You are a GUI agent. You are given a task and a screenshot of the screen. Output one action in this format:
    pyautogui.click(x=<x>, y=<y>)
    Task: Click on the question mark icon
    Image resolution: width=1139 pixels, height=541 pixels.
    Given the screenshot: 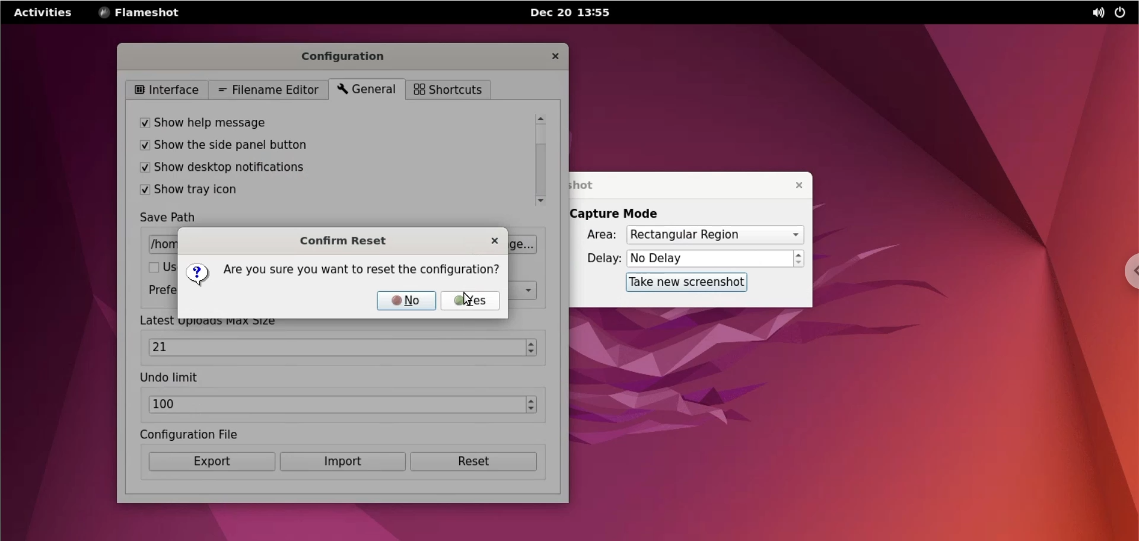 What is the action you would take?
    pyautogui.click(x=198, y=273)
    